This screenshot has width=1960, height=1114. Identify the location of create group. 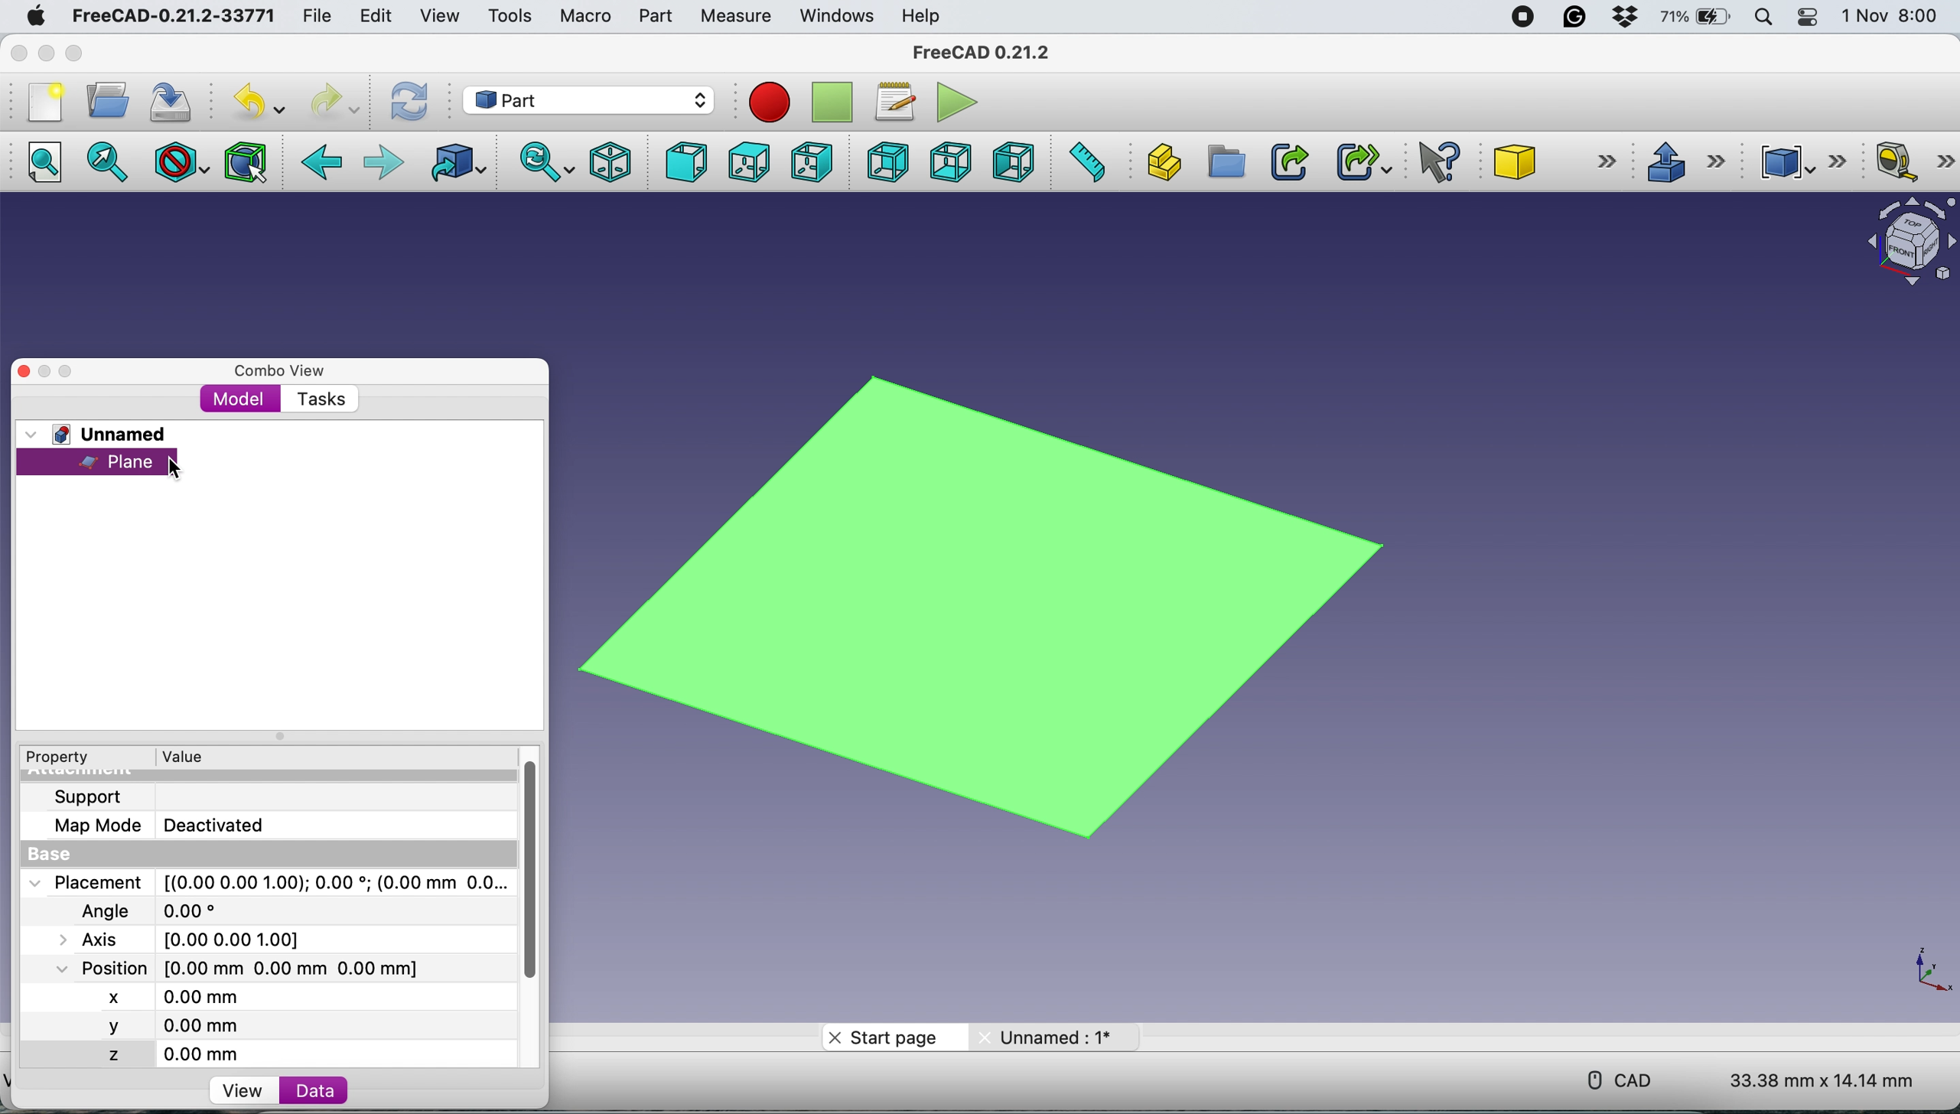
(1236, 161).